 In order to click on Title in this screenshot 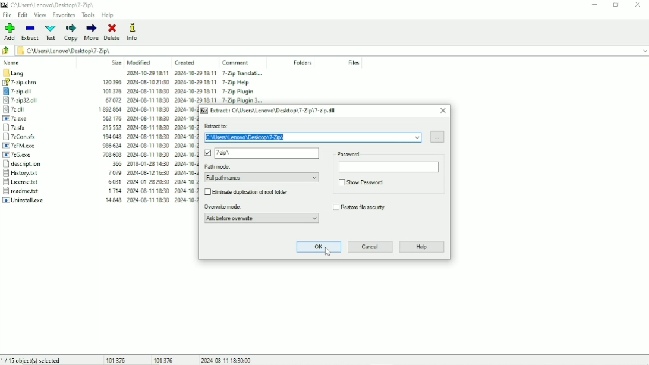, I will do `click(51, 5)`.